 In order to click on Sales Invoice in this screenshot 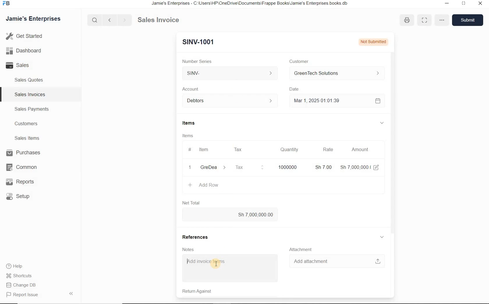, I will do `click(159, 20)`.